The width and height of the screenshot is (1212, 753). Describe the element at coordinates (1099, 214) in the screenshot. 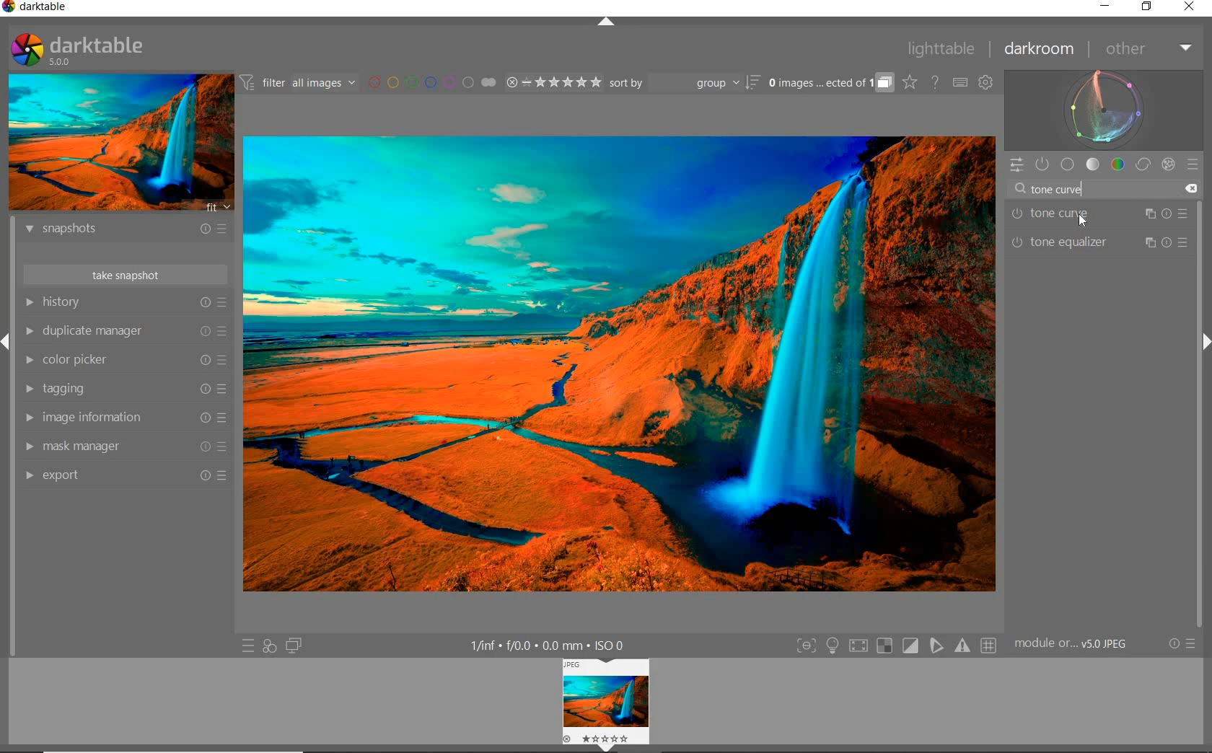

I see `TONE CURVE` at that location.